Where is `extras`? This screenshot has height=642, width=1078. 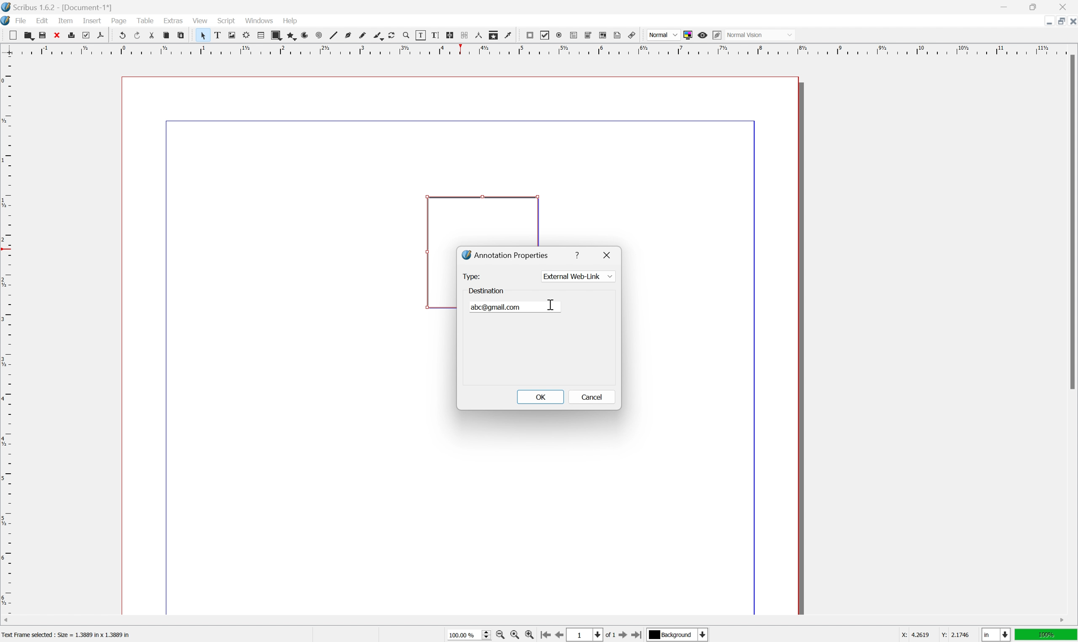 extras is located at coordinates (173, 20).